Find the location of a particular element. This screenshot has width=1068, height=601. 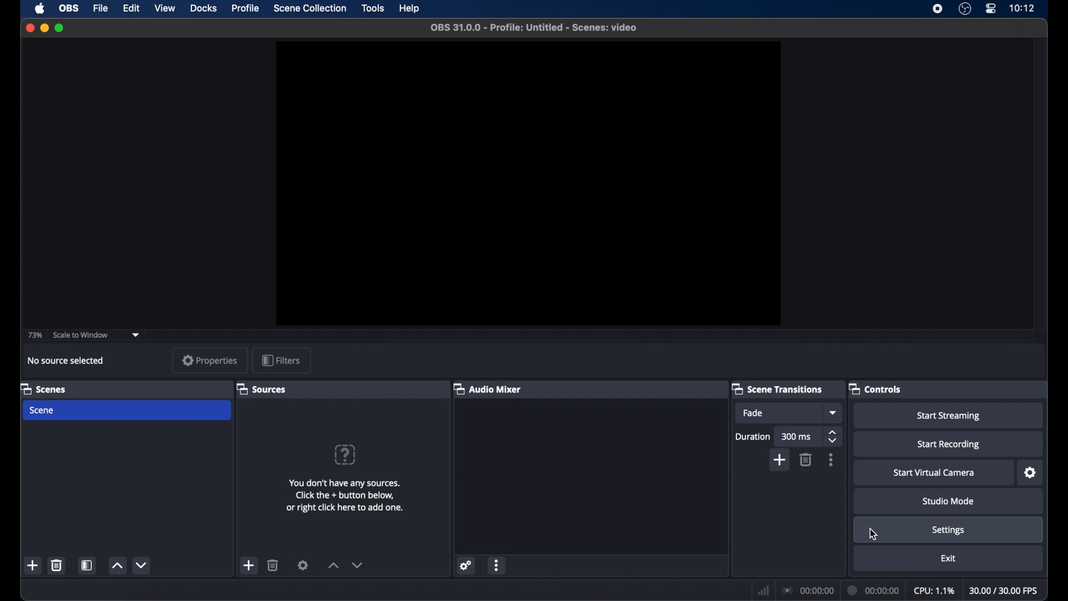

apple icon is located at coordinates (40, 9).